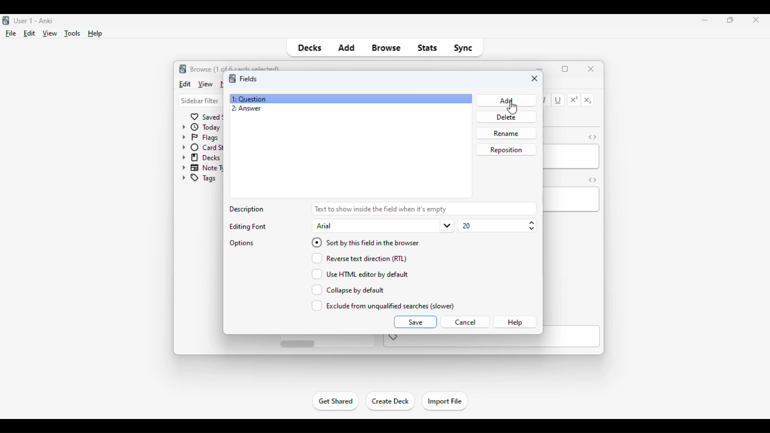  What do you see at coordinates (95, 34) in the screenshot?
I see `help` at bounding box center [95, 34].